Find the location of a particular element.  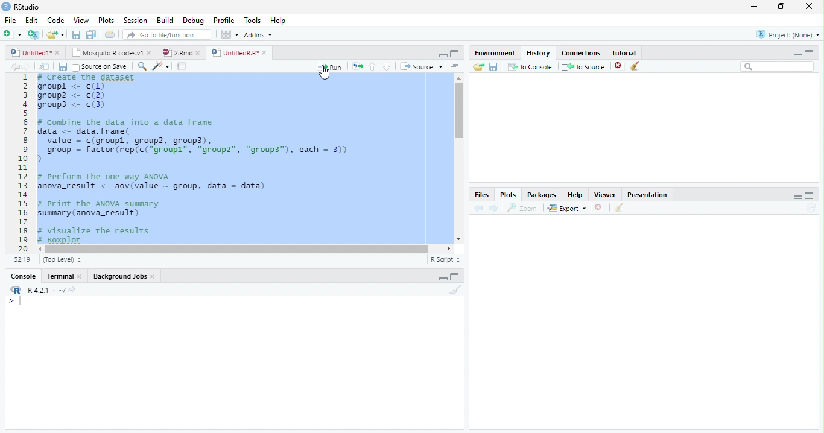

Addins is located at coordinates (259, 36).